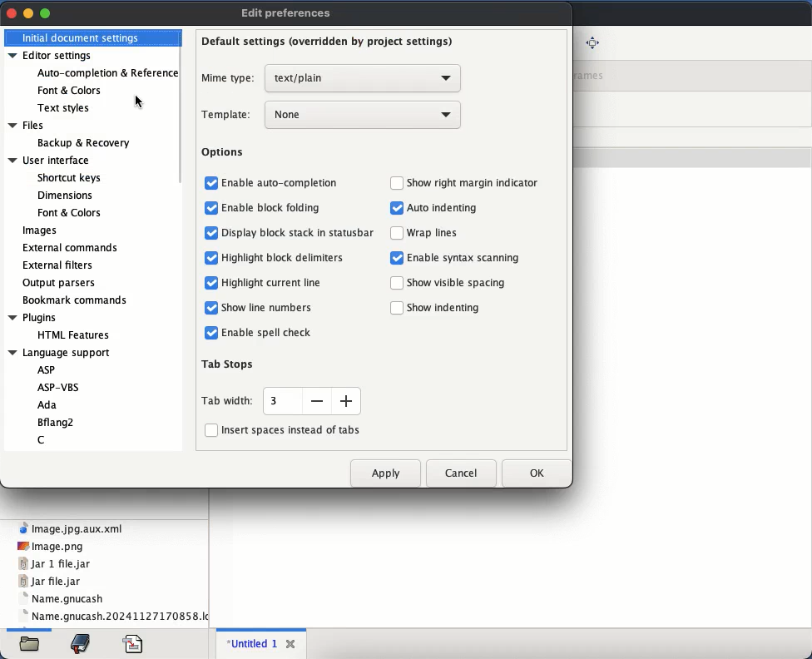  What do you see at coordinates (283, 183) in the screenshot?
I see `enable auto-completion` at bounding box center [283, 183].